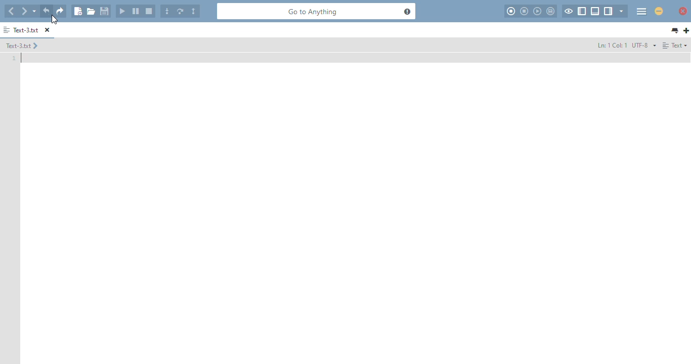 Image resolution: width=691 pixels, height=364 pixels. I want to click on save macro to toolbox as userscript, so click(551, 11).